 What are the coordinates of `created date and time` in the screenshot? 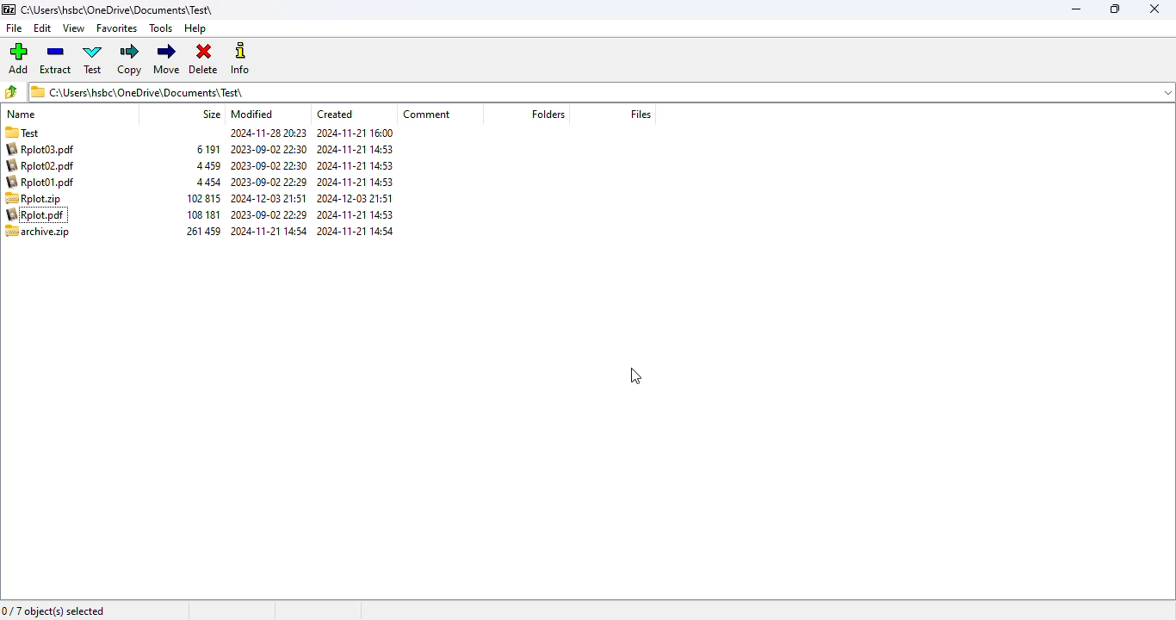 It's located at (356, 158).